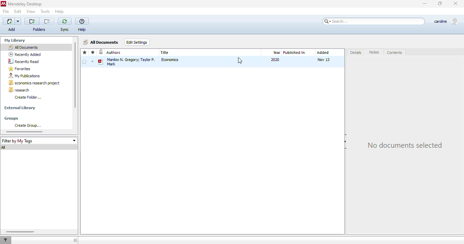  Describe the element at coordinates (20, 108) in the screenshot. I see `external library` at that location.